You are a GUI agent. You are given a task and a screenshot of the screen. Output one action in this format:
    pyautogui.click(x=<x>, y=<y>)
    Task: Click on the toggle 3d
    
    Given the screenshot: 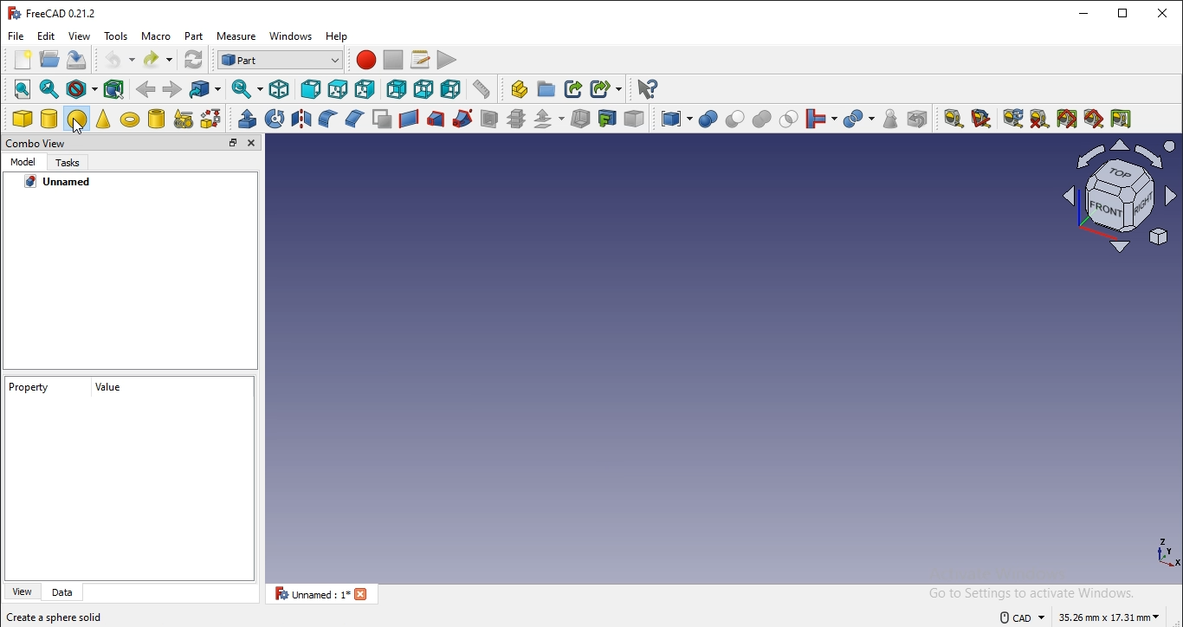 What is the action you would take?
    pyautogui.click(x=1095, y=119)
    